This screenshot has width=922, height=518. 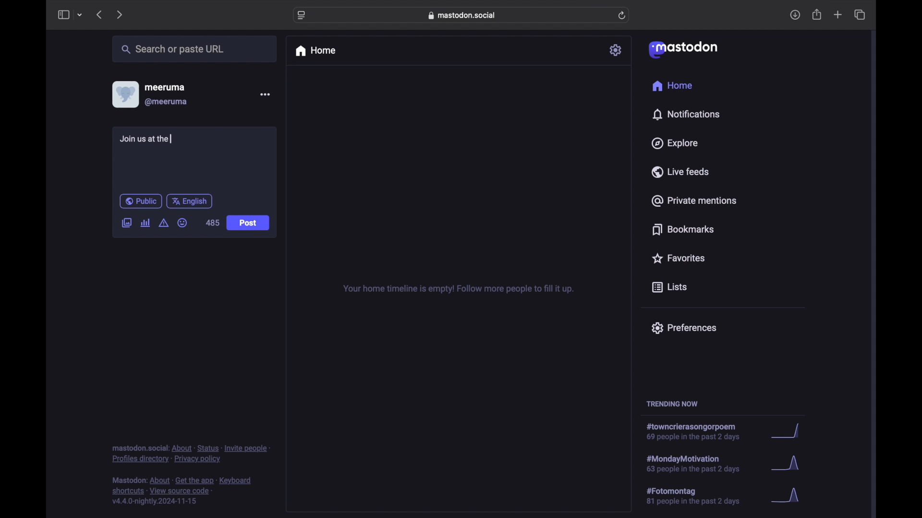 What do you see at coordinates (682, 49) in the screenshot?
I see `mastodon` at bounding box center [682, 49].